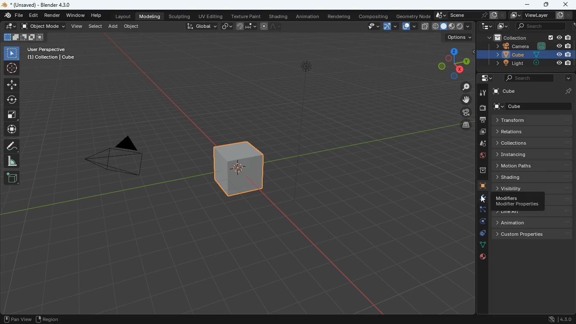  I want to click on fullscreen, so click(27, 37).